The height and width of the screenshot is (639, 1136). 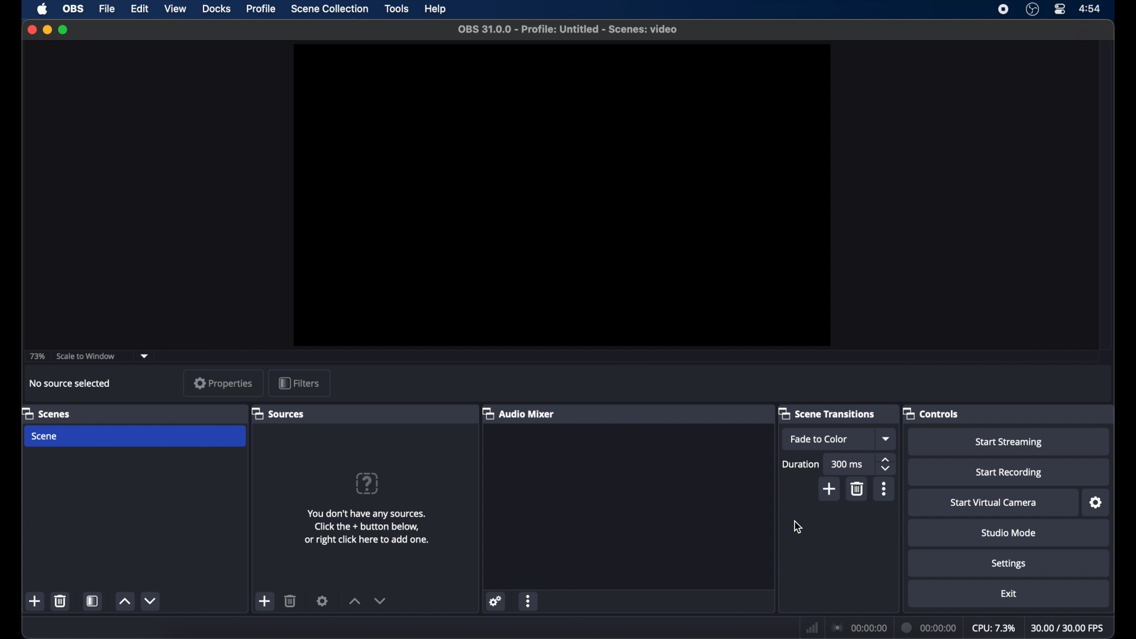 I want to click on close, so click(x=31, y=30).